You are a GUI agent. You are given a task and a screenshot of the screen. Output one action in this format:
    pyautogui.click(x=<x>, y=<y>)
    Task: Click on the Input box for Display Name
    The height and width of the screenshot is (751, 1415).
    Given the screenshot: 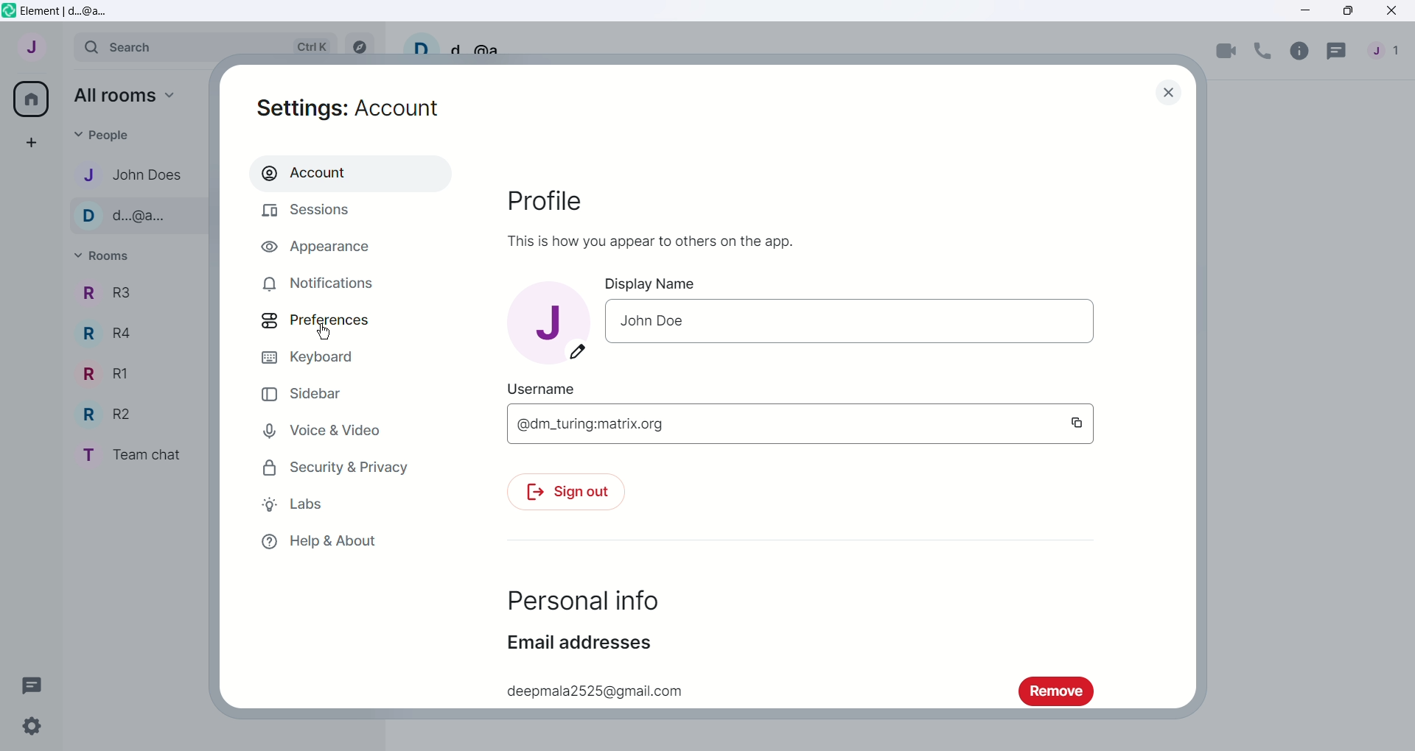 What is the action you would take?
    pyautogui.click(x=891, y=321)
    